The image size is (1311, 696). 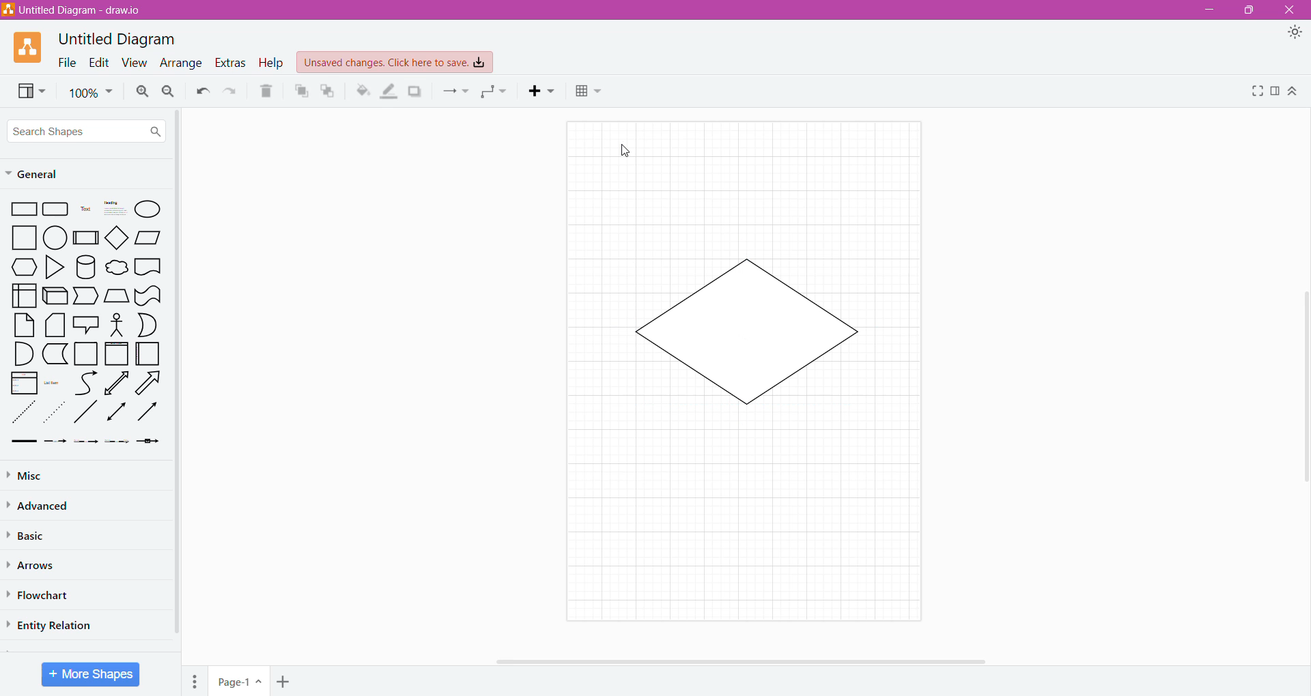 I want to click on Format, so click(x=1275, y=91).